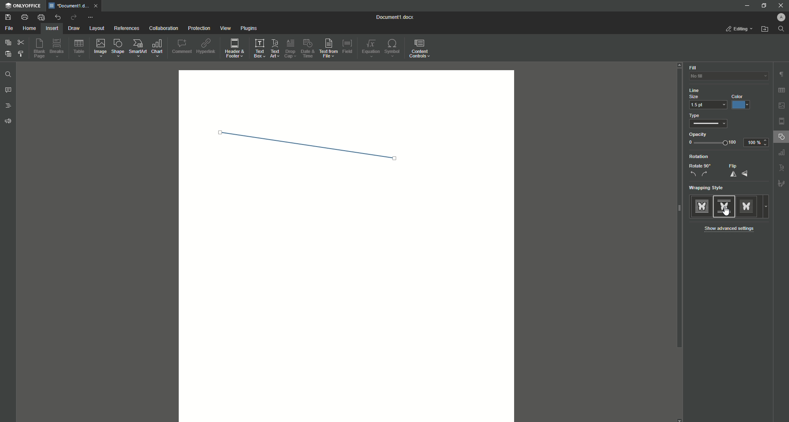 The image size is (789, 422). Describe the element at coordinates (91, 18) in the screenshot. I see `More Options` at that location.